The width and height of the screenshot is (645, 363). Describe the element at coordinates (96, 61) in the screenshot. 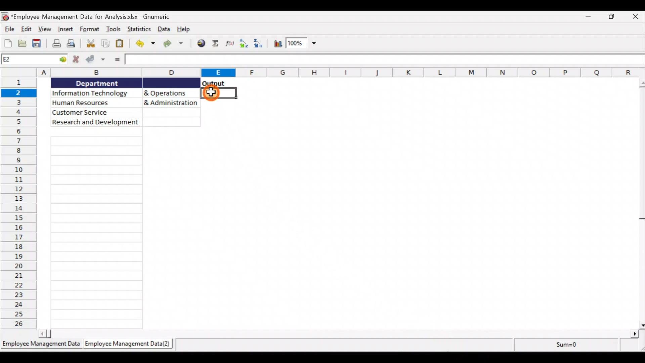

I see `Accept change` at that location.